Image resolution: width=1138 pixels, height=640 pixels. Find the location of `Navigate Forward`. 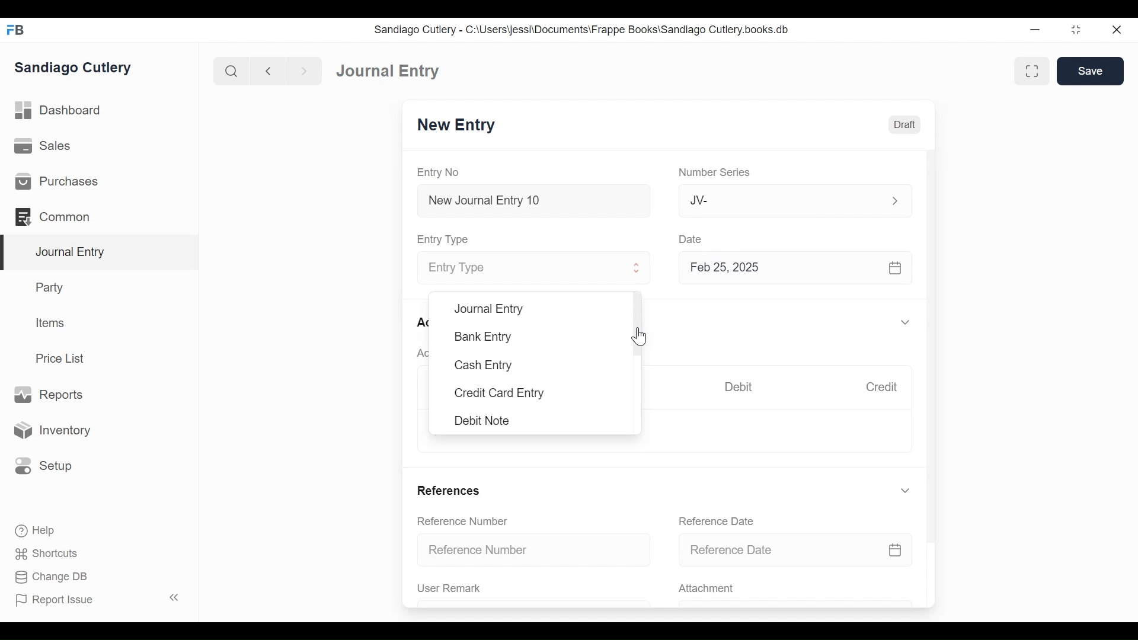

Navigate Forward is located at coordinates (305, 70).